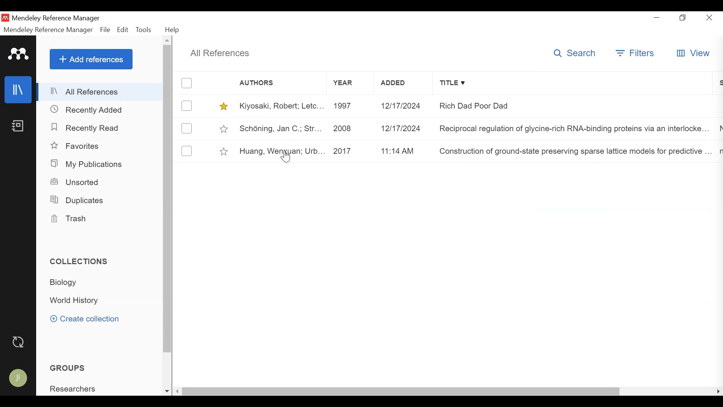  Describe the element at coordinates (76, 182) in the screenshot. I see `Unsorted` at that location.